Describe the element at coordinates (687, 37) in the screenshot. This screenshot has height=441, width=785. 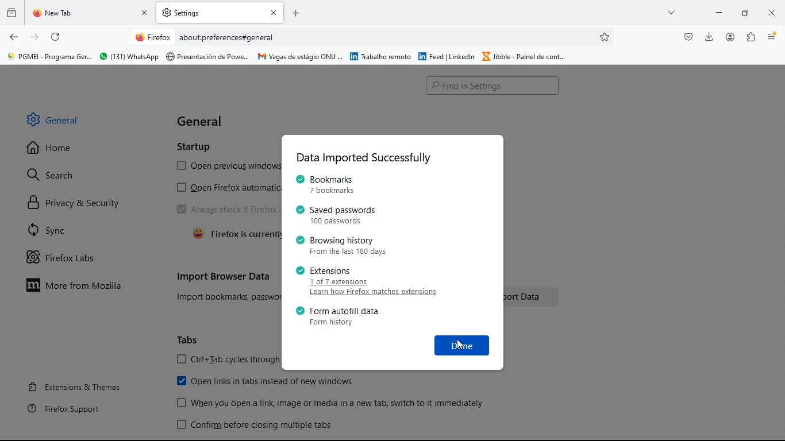
I see `pocket` at that location.